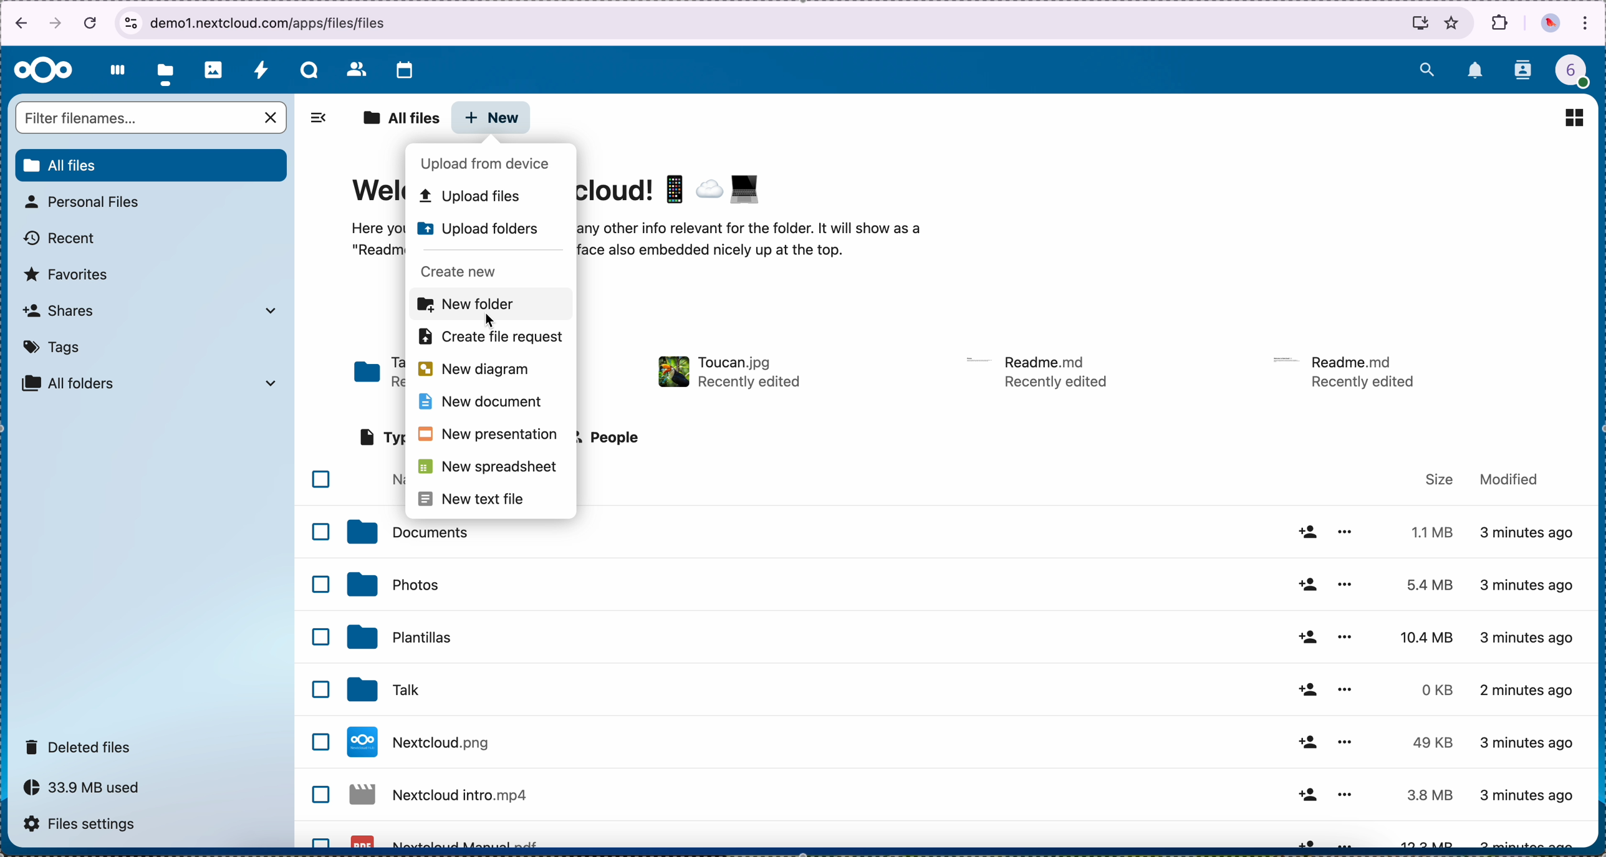  What do you see at coordinates (1347, 690) in the screenshot?
I see `more options` at bounding box center [1347, 690].